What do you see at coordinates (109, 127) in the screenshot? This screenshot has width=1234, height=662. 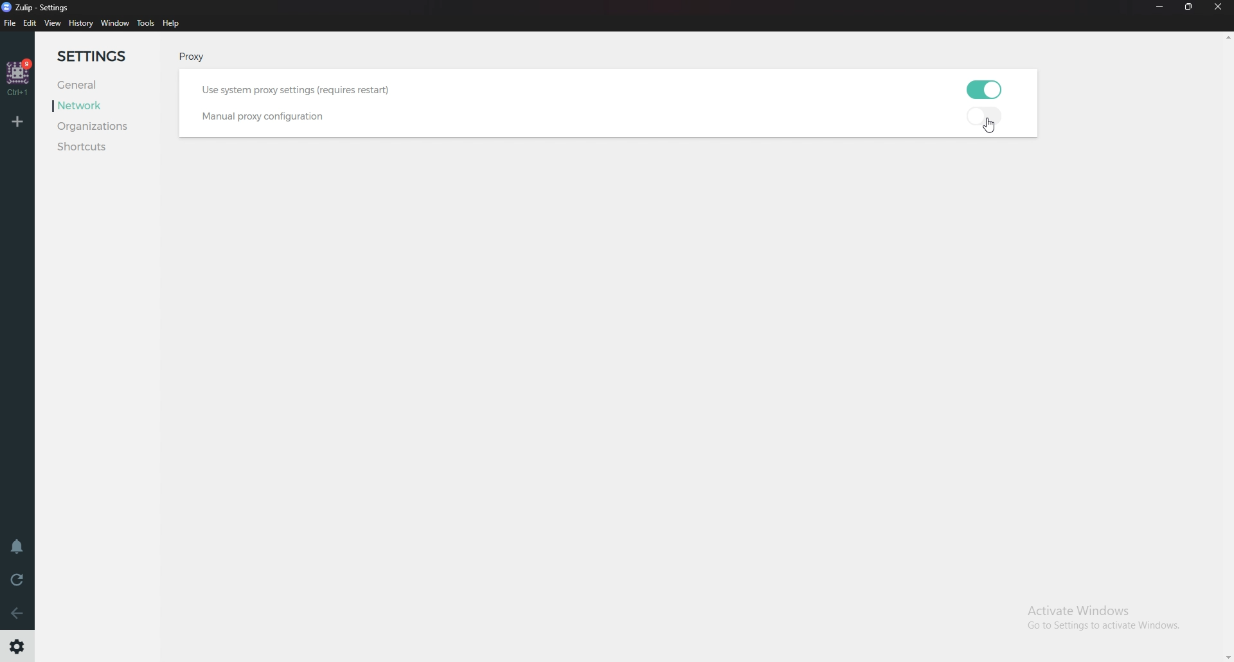 I see `Organizations` at bounding box center [109, 127].